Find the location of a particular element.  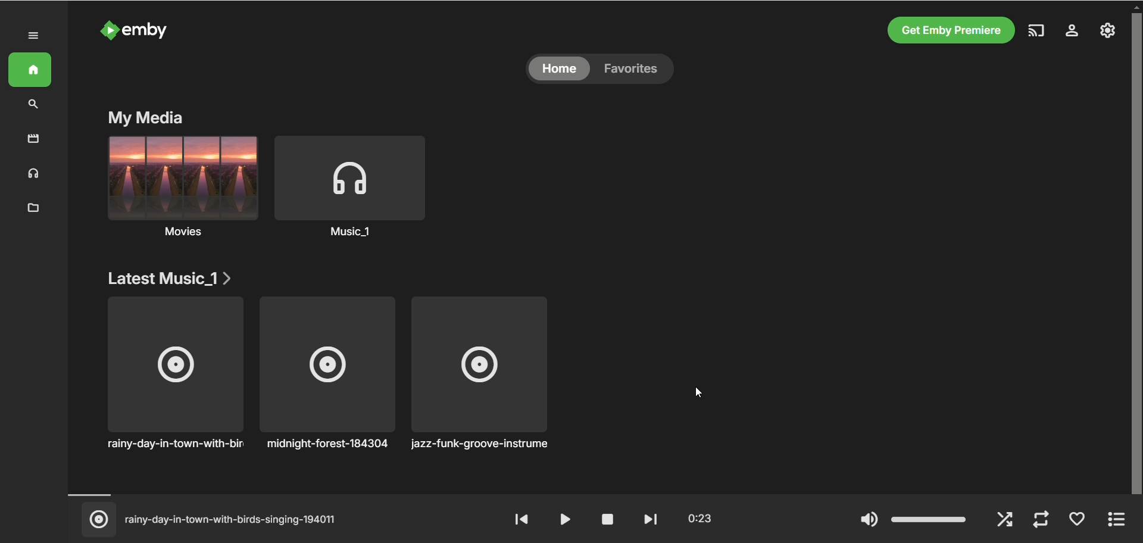

midnight-forest-184304 is located at coordinates (327, 373).